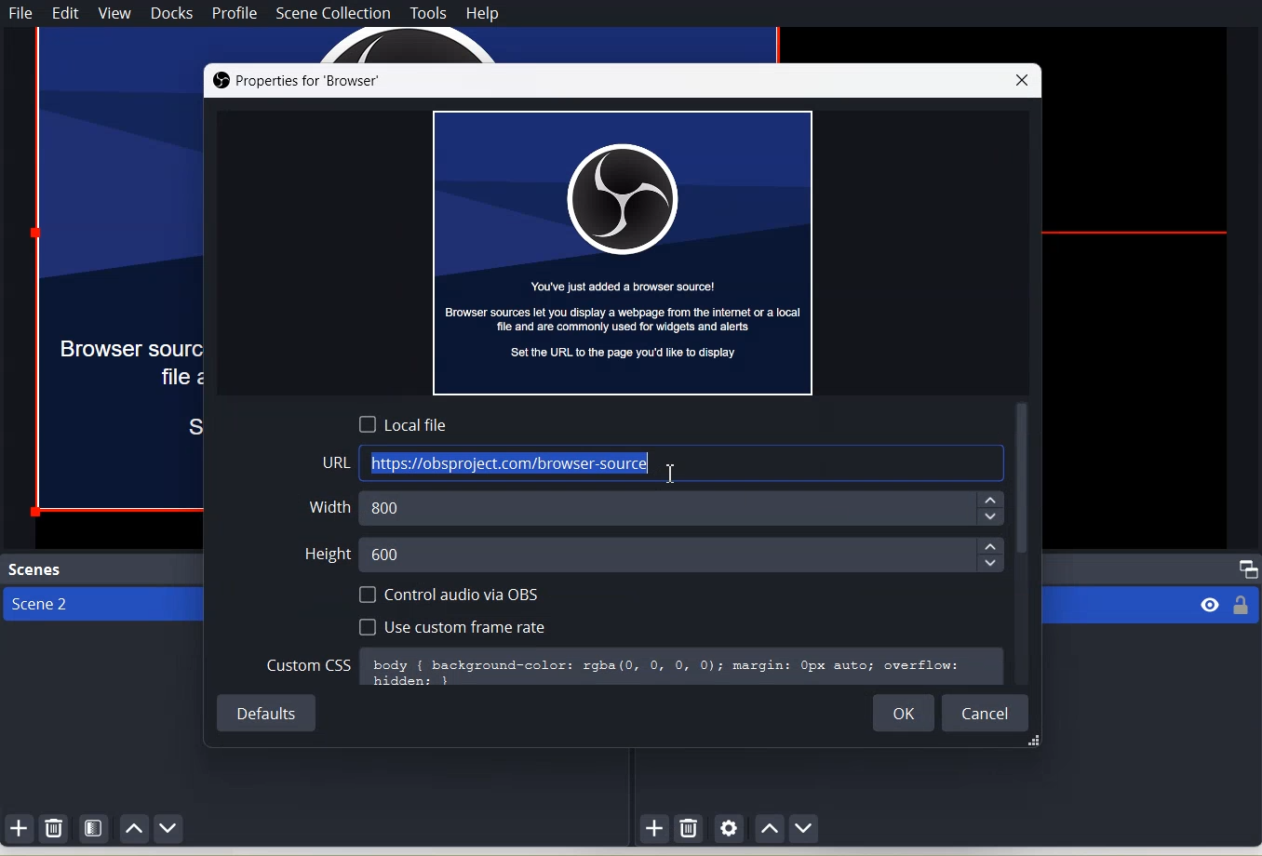 This screenshot has width=1262, height=856. I want to click on File, so click(21, 13).